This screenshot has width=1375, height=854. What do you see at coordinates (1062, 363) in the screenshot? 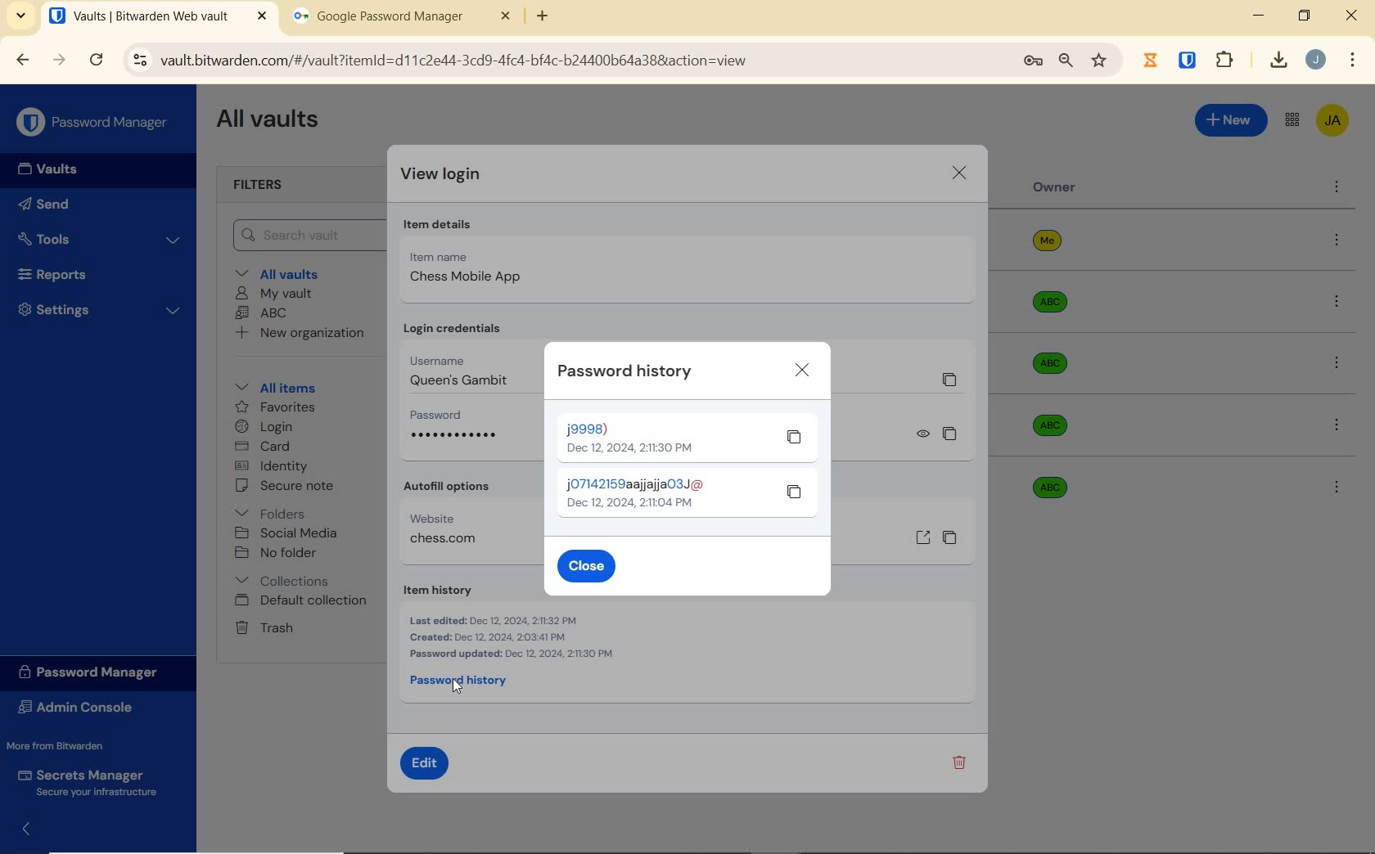
I see `abc` at bounding box center [1062, 363].